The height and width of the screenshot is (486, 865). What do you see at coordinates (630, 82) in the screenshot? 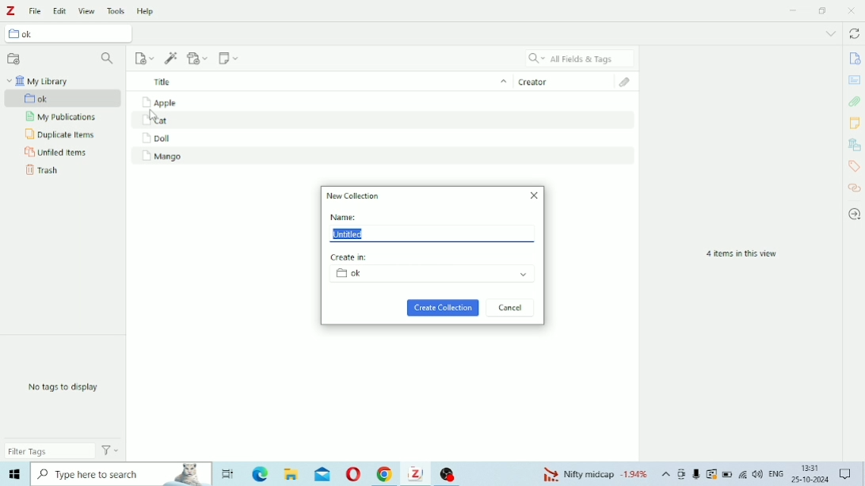
I see `Attachments` at bounding box center [630, 82].